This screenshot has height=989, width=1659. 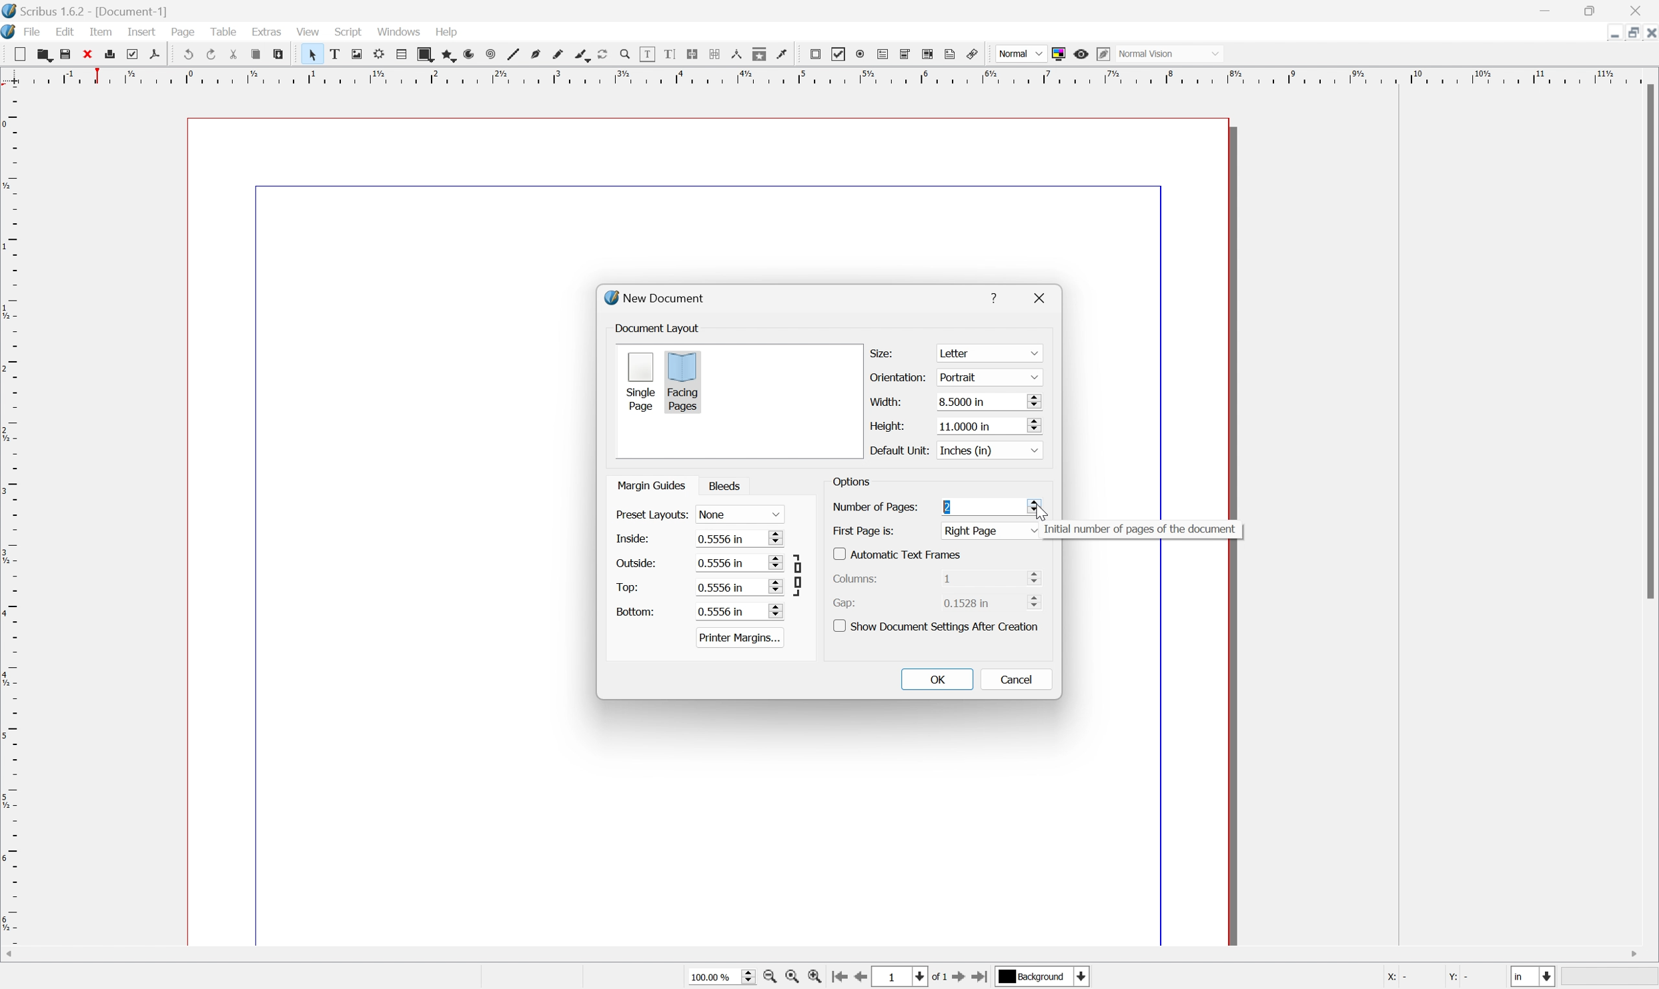 I want to click on Preflight verifier, so click(x=137, y=54).